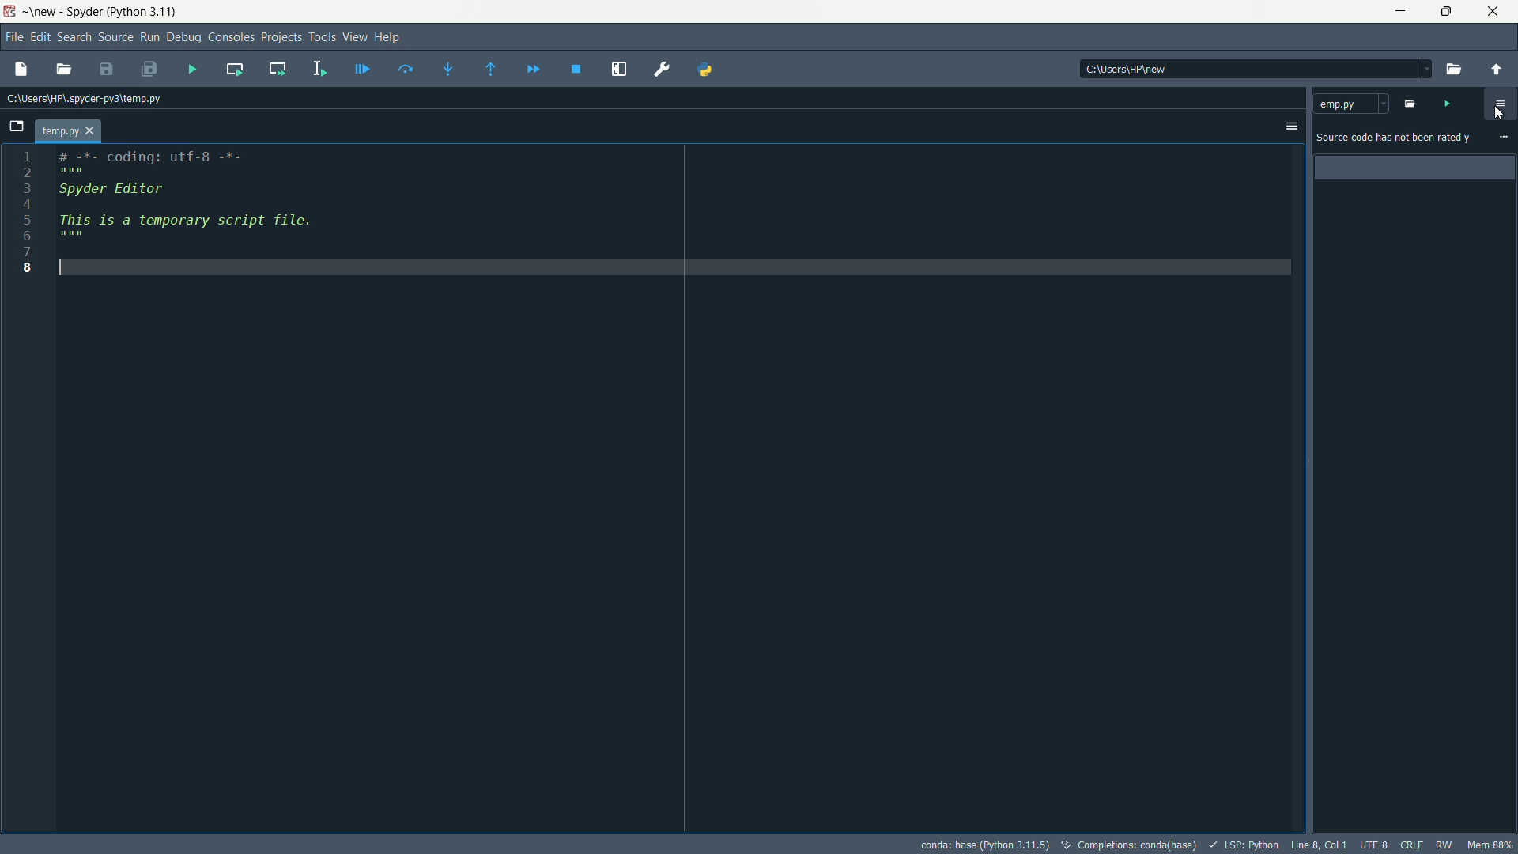 The height and width of the screenshot is (854, 1518). What do you see at coordinates (449, 70) in the screenshot?
I see `step into function` at bounding box center [449, 70].